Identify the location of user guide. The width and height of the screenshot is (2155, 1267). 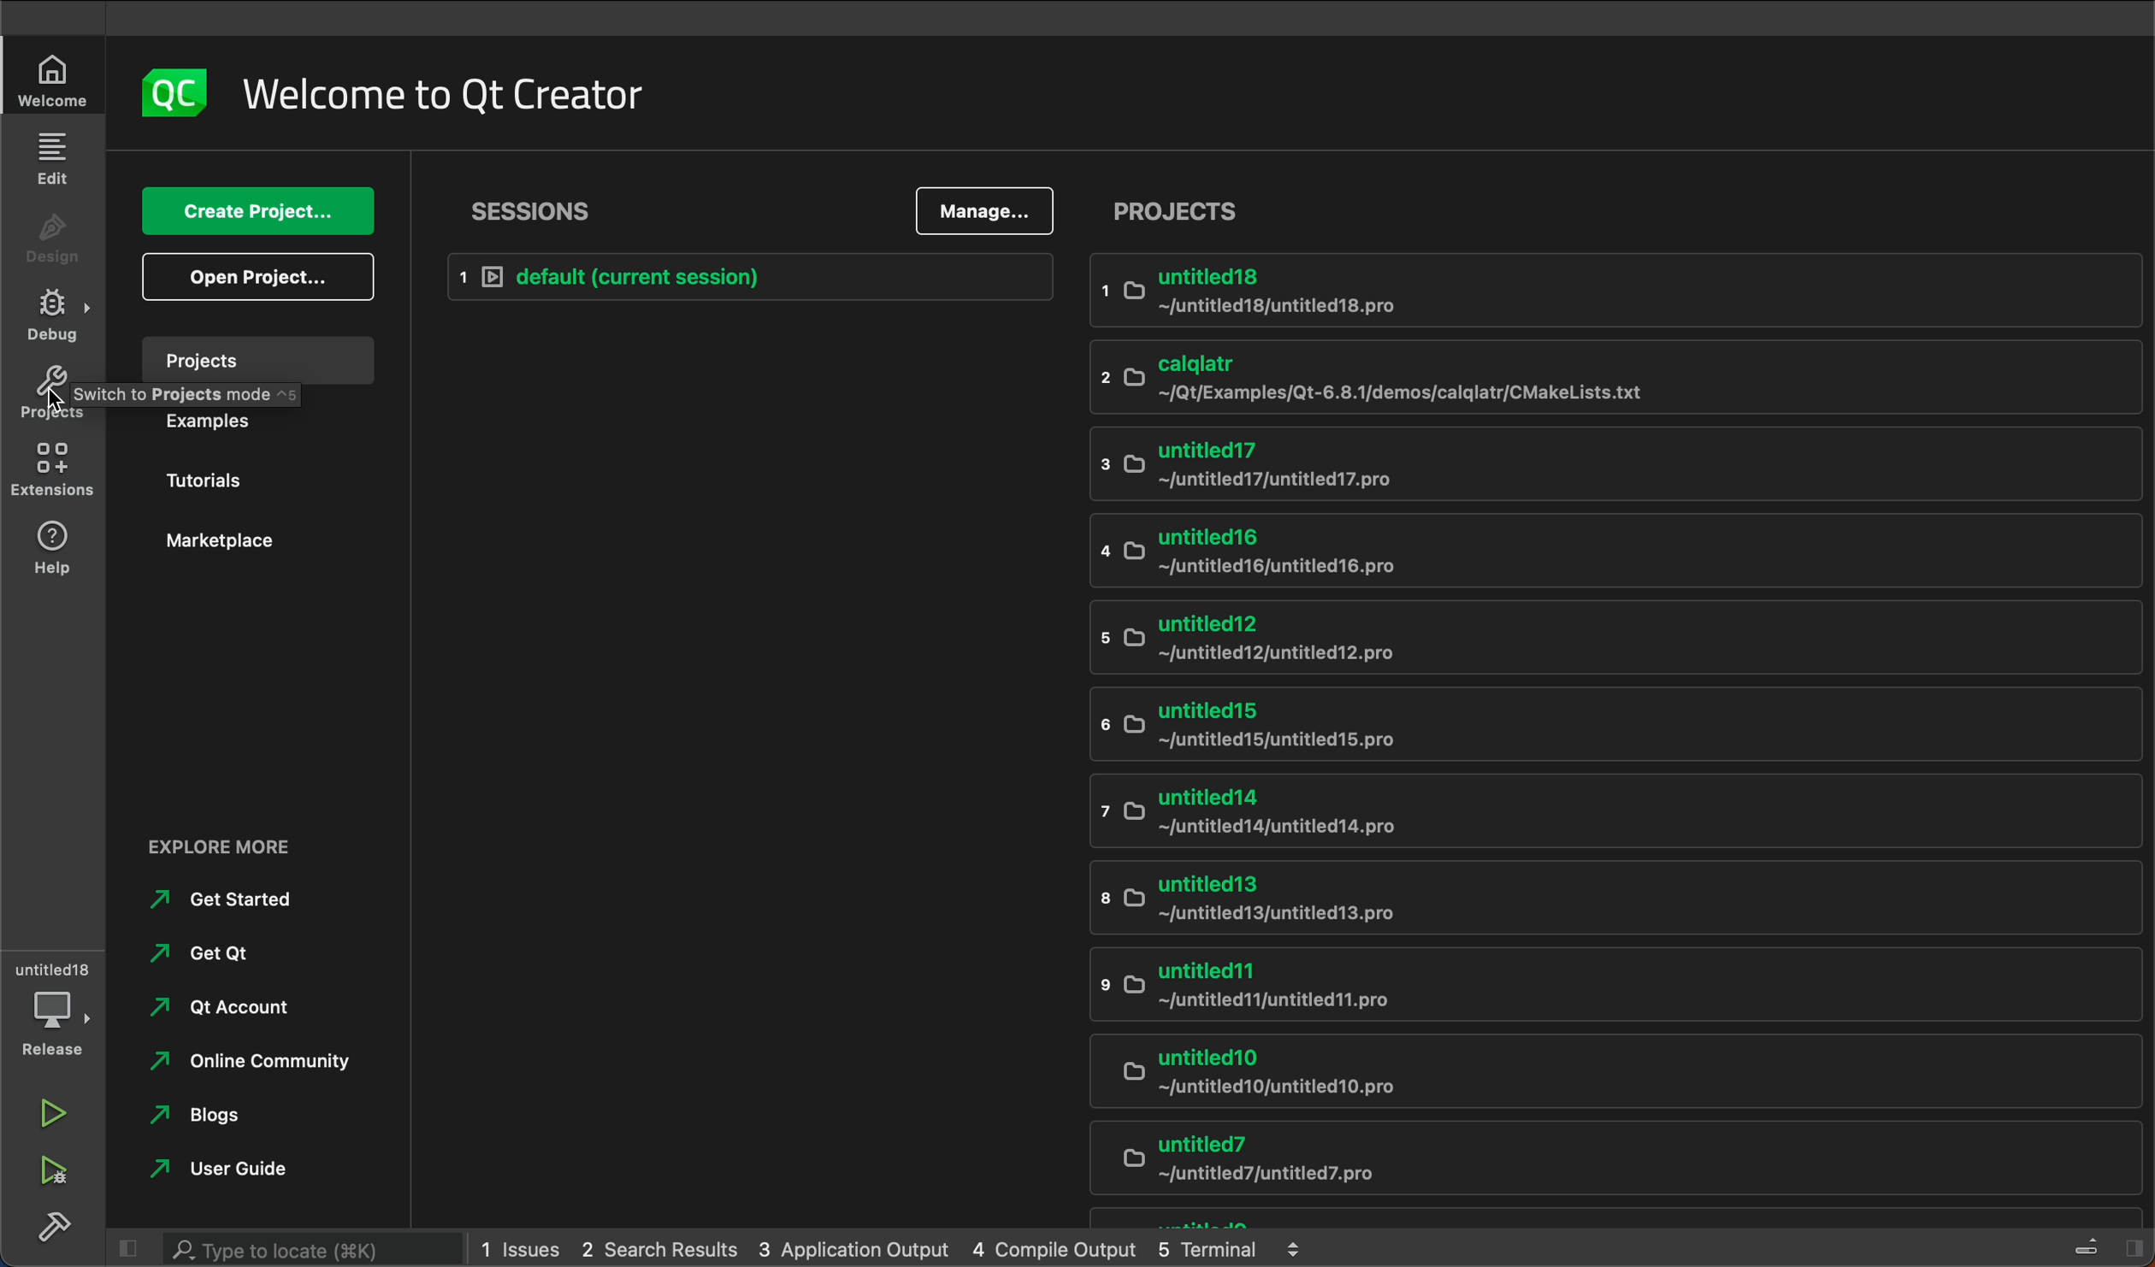
(231, 1169).